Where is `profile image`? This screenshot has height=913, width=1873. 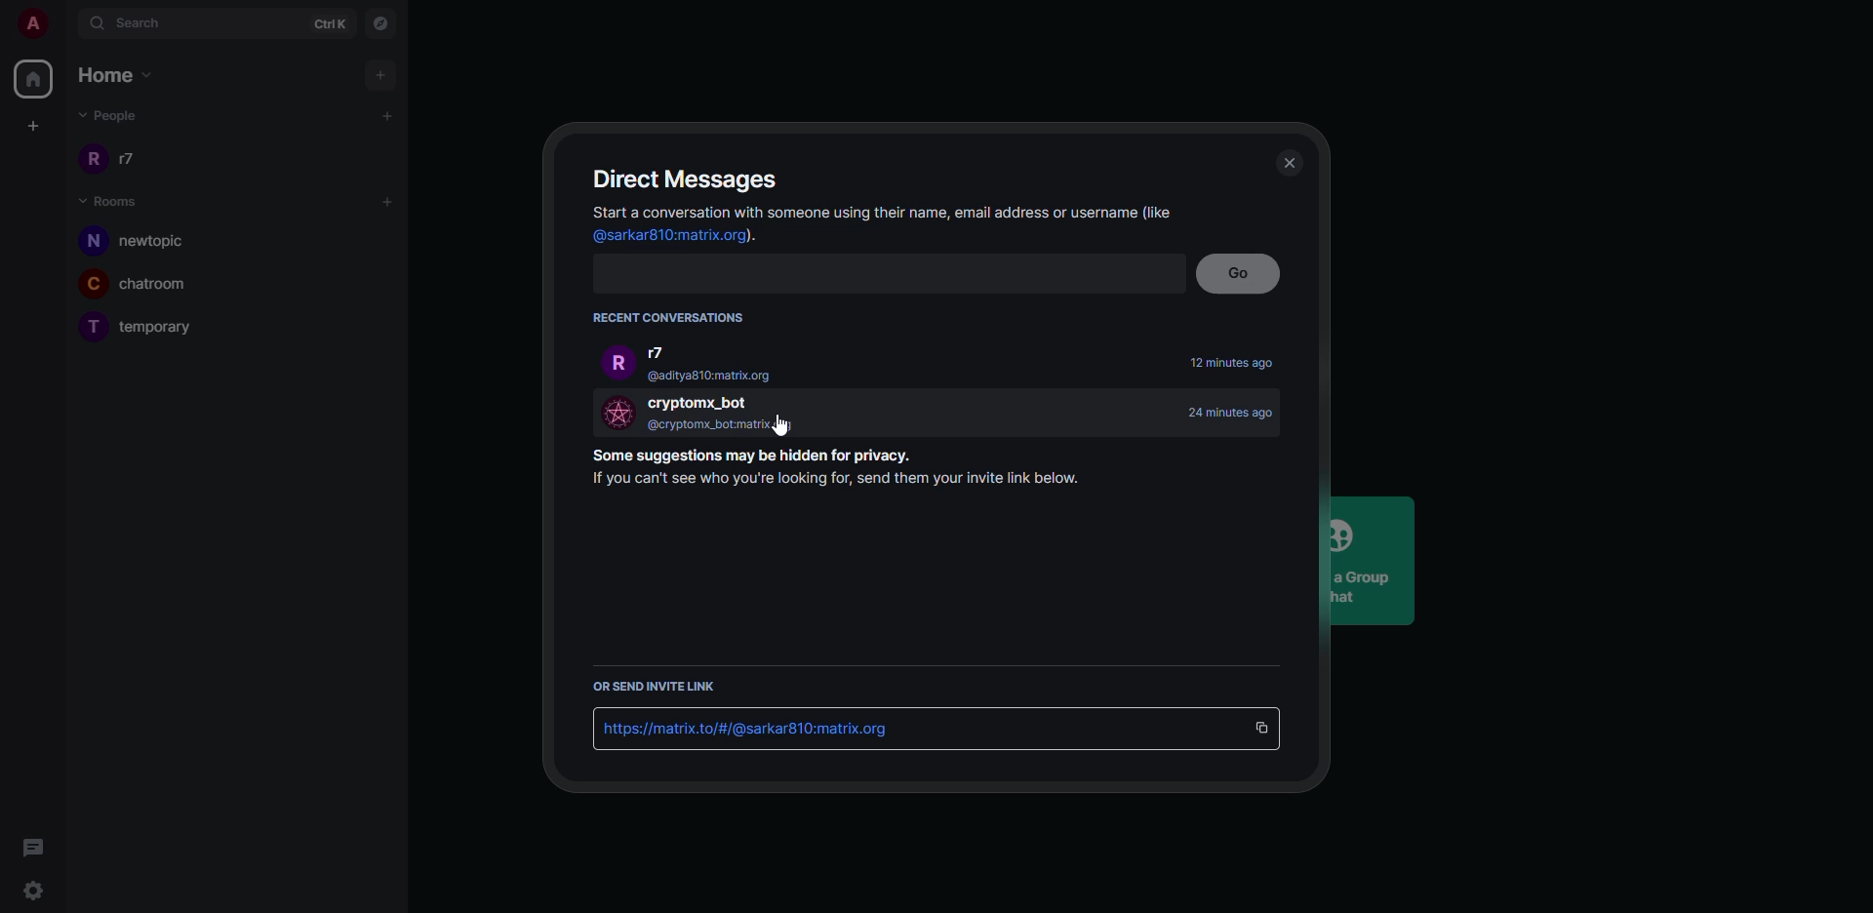
profile image is located at coordinates (618, 416).